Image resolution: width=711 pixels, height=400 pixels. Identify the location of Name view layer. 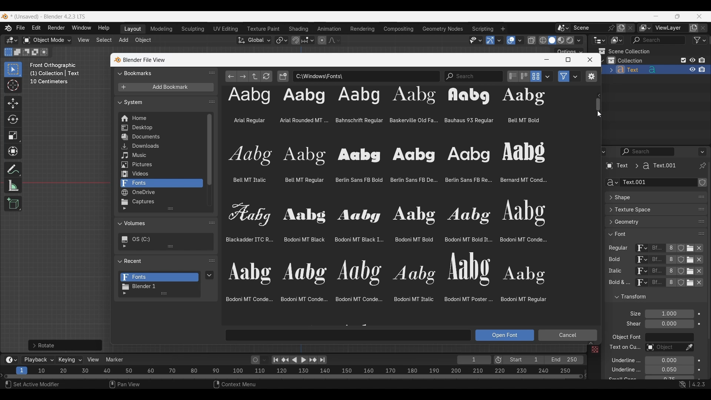
(670, 28).